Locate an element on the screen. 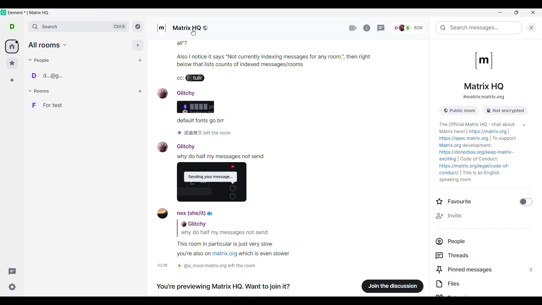 The width and height of the screenshot is (542, 305). Video call is located at coordinates (352, 28).